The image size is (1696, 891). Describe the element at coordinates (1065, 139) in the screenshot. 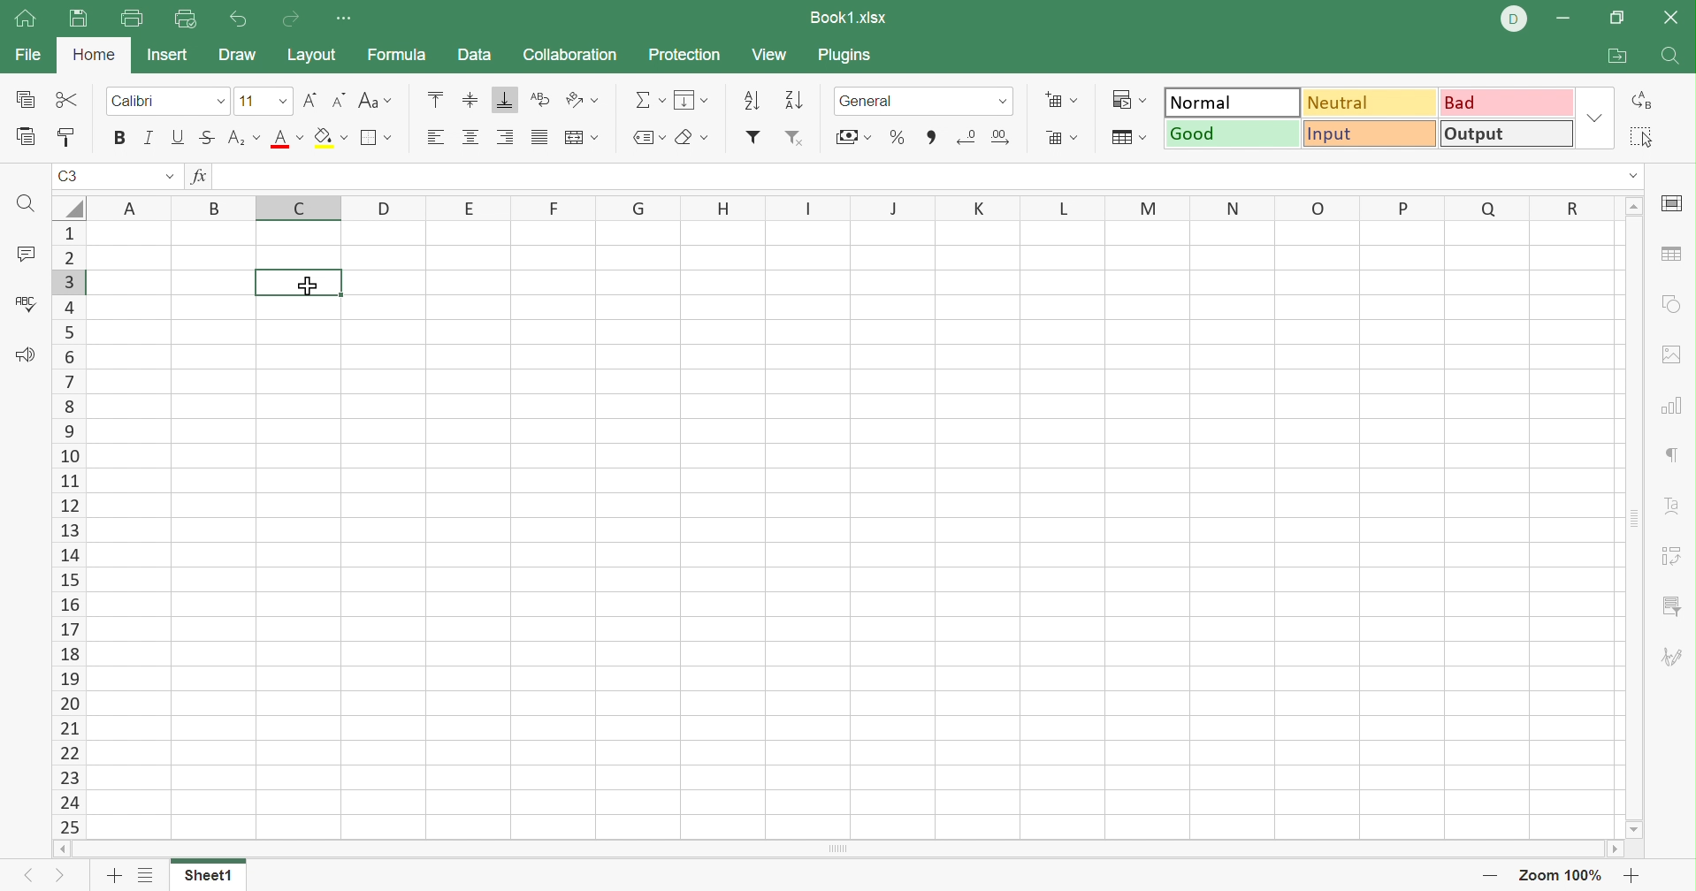

I see `Delete cells` at that location.